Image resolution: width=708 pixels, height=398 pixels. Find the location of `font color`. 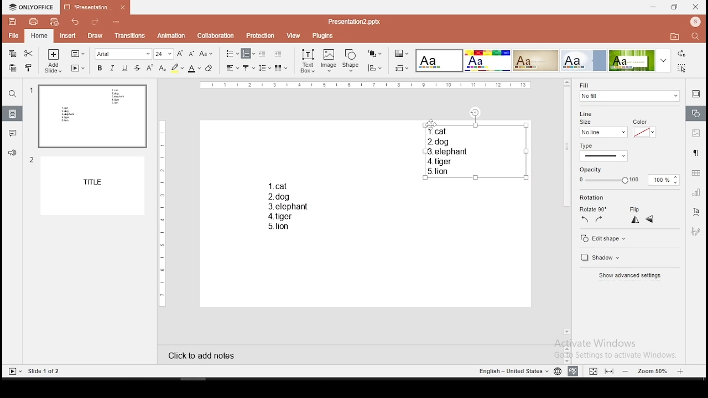

font color is located at coordinates (194, 68).